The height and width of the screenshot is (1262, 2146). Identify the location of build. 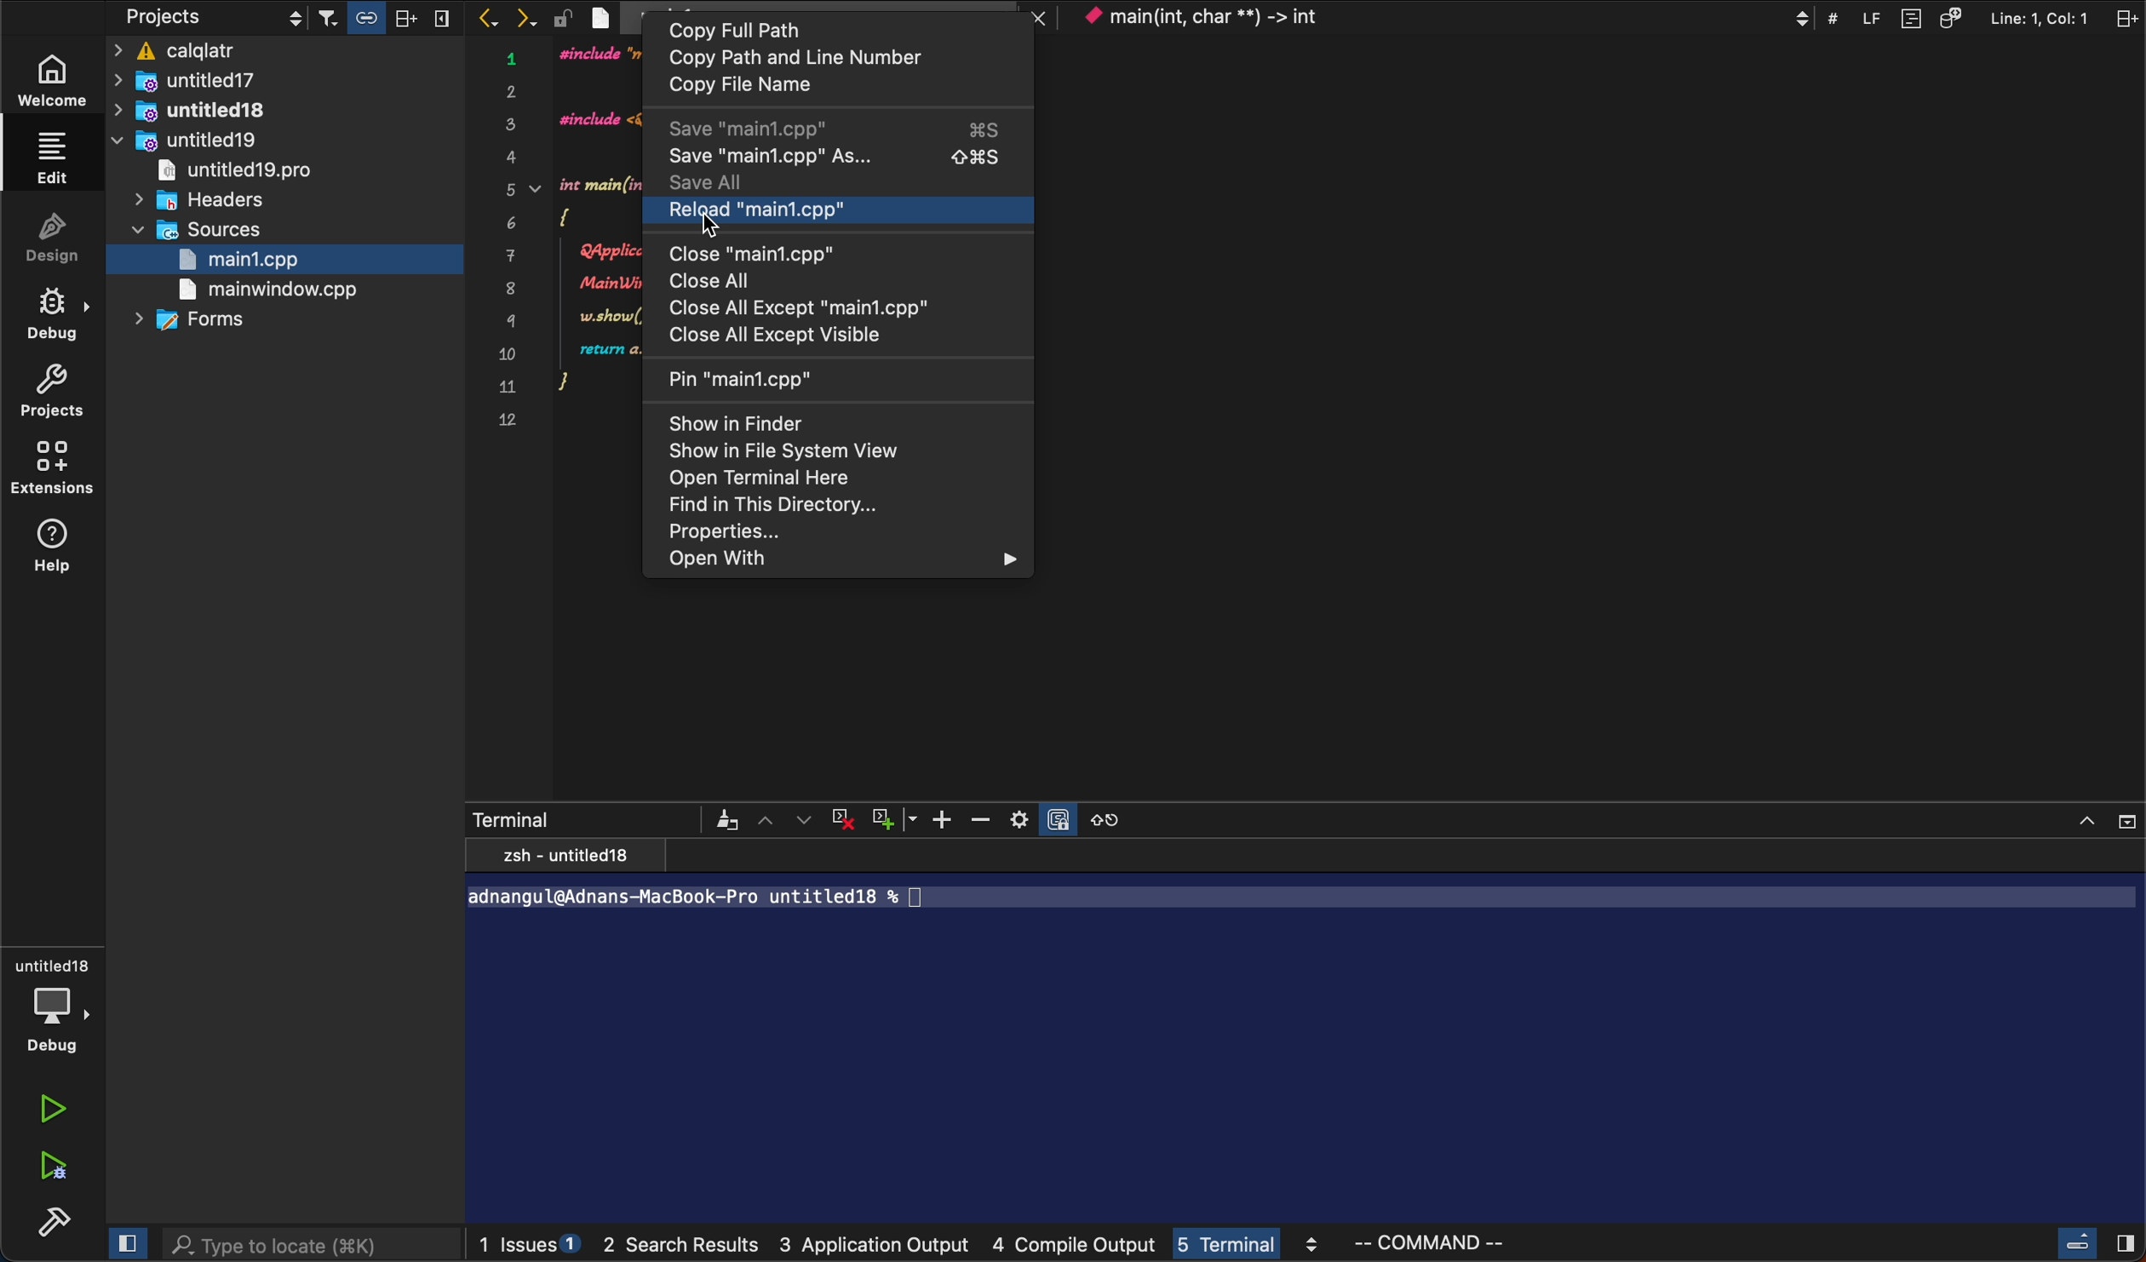
(50, 1220).